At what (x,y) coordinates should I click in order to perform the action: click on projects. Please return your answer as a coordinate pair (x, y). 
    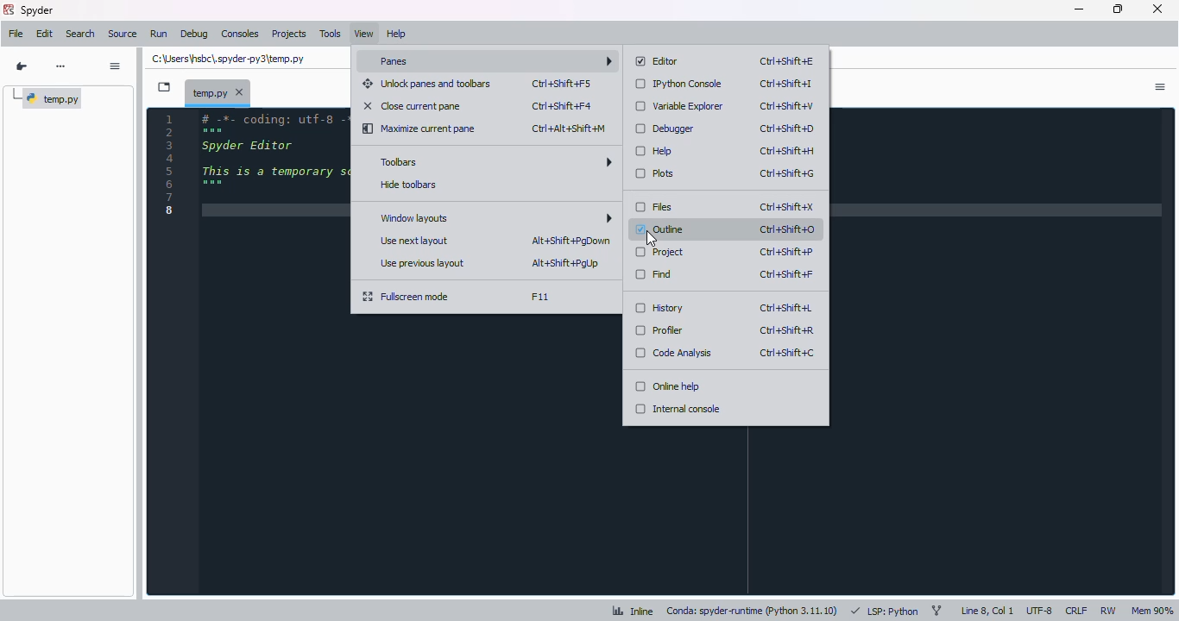
    Looking at the image, I should click on (289, 34).